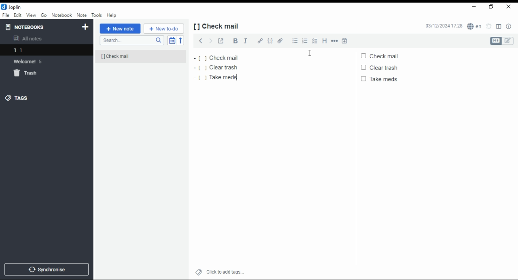 This screenshot has width=518, height=280. Describe the element at coordinates (21, 100) in the screenshot. I see `tags` at that location.